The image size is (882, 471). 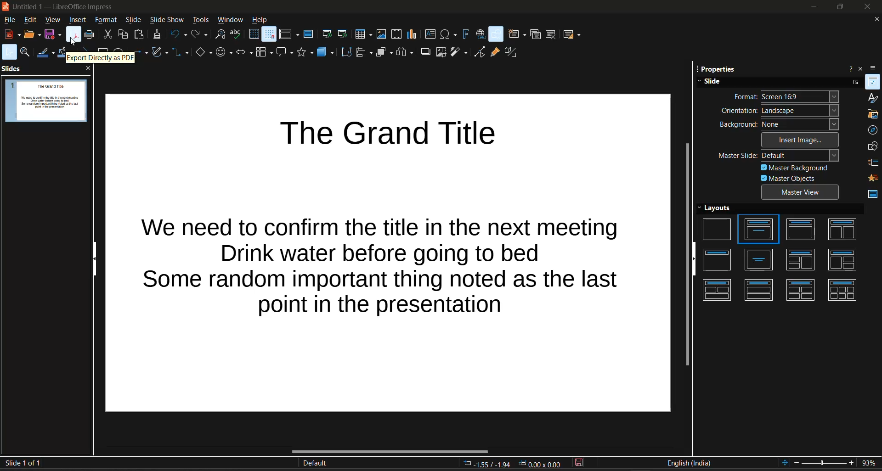 What do you see at coordinates (783, 256) in the screenshot?
I see `layouts` at bounding box center [783, 256].